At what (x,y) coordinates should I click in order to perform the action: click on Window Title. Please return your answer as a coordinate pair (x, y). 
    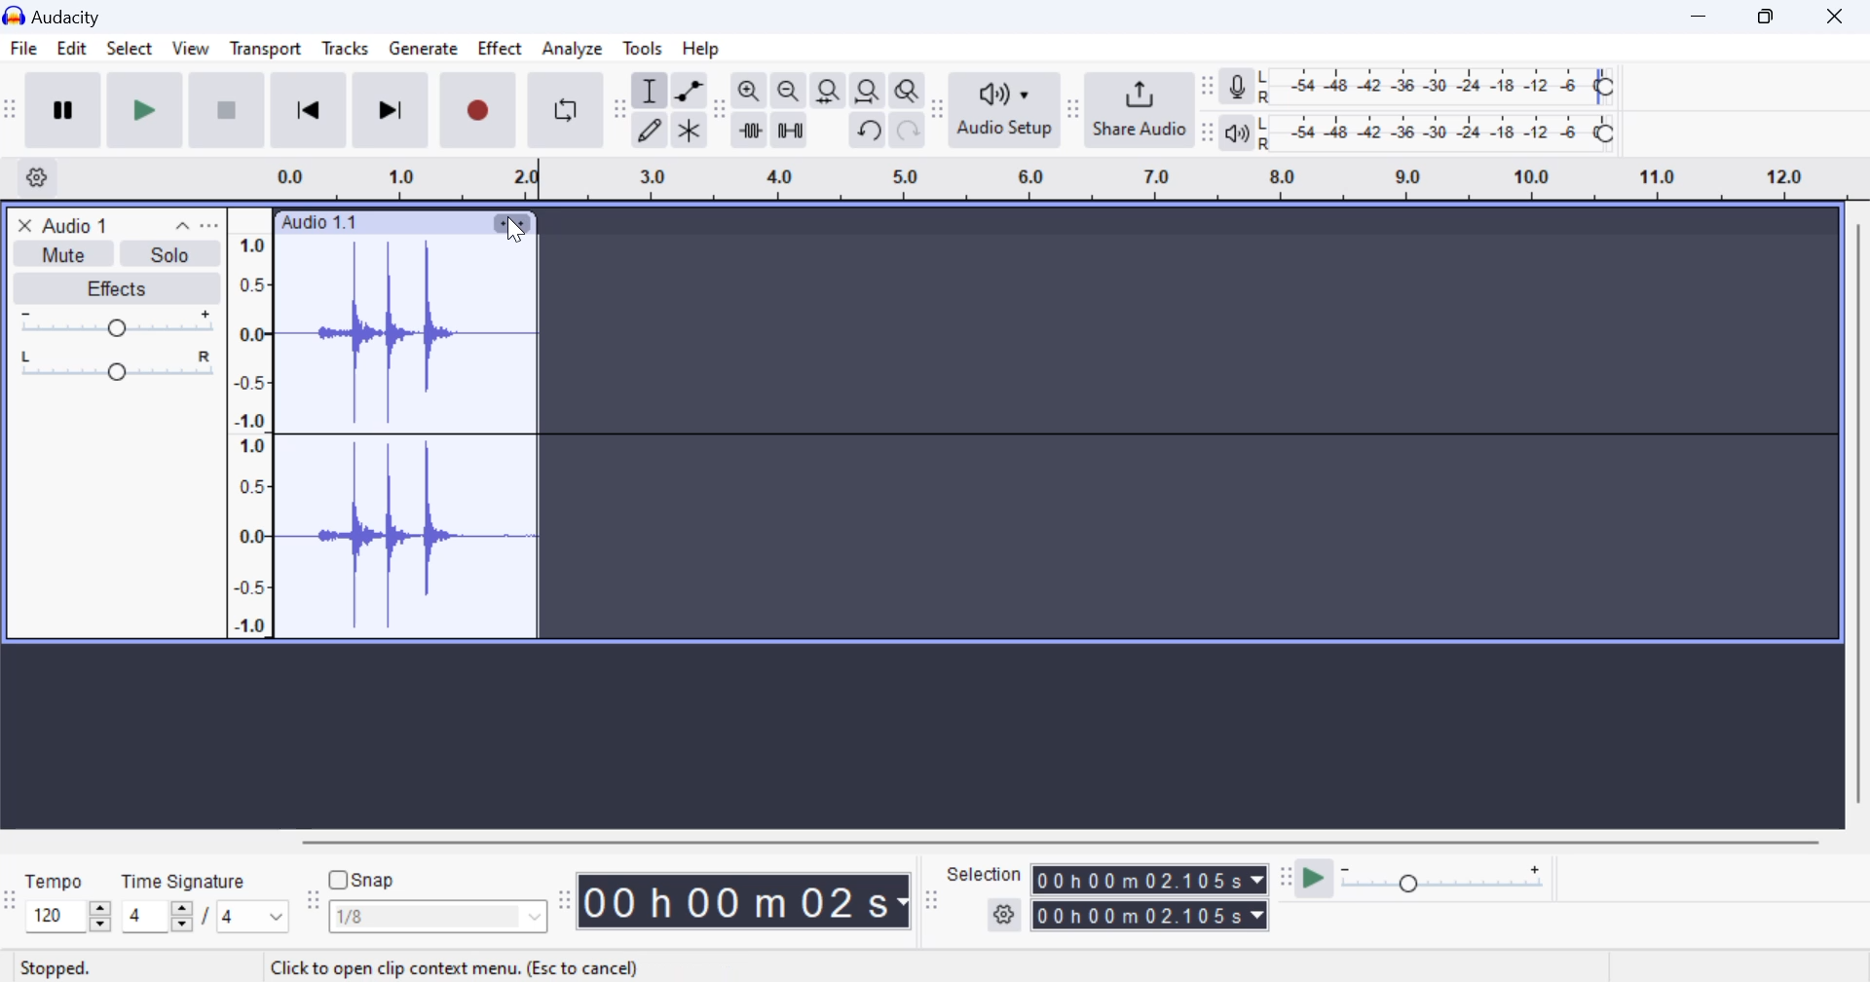
    Looking at the image, I should click on (62, 16).